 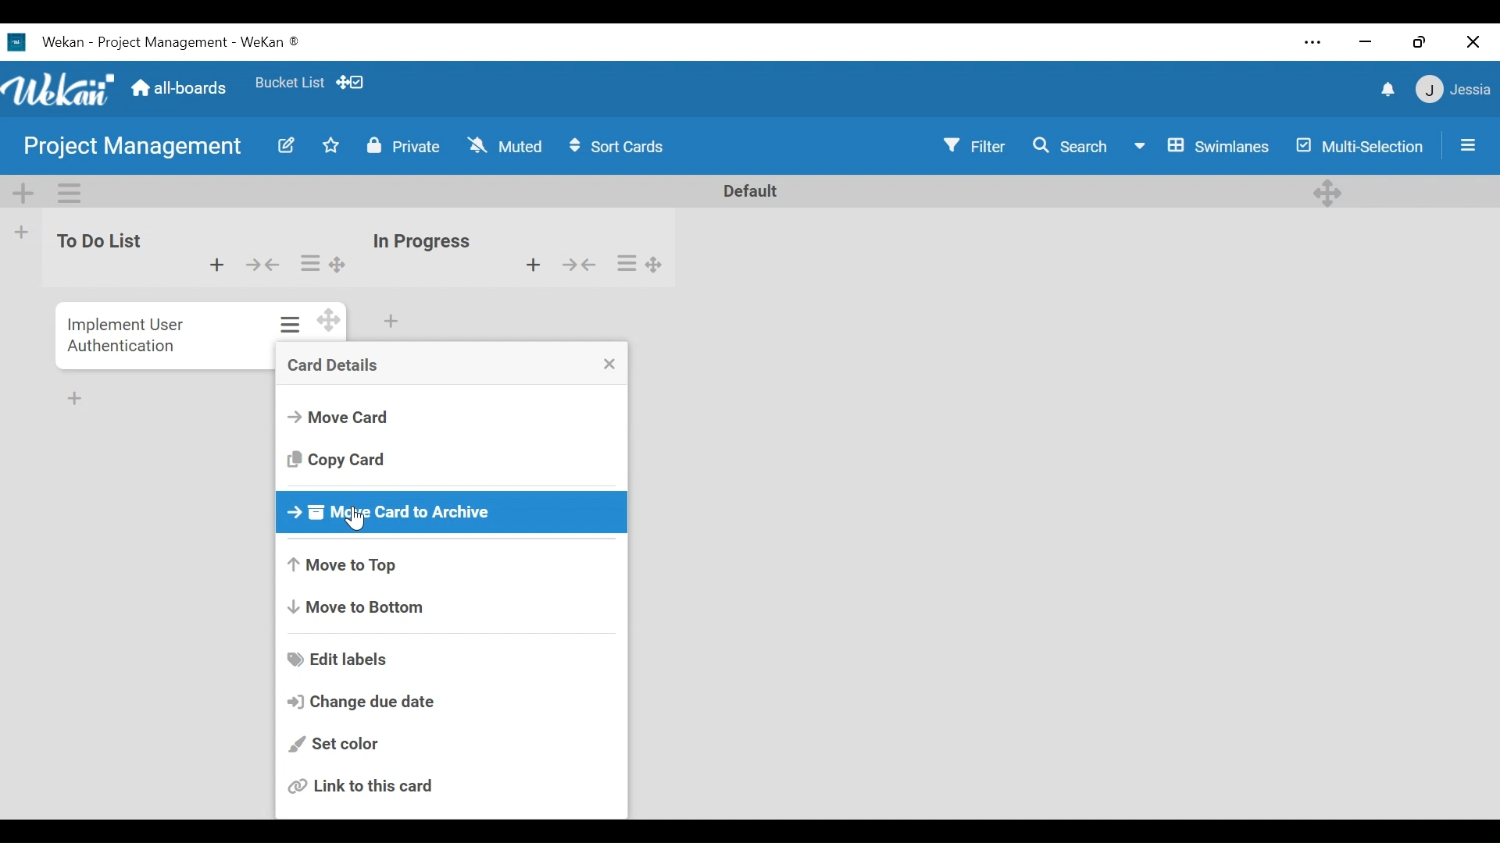 I want to click on Desktop drag handles, so click(x=1329, y=191).